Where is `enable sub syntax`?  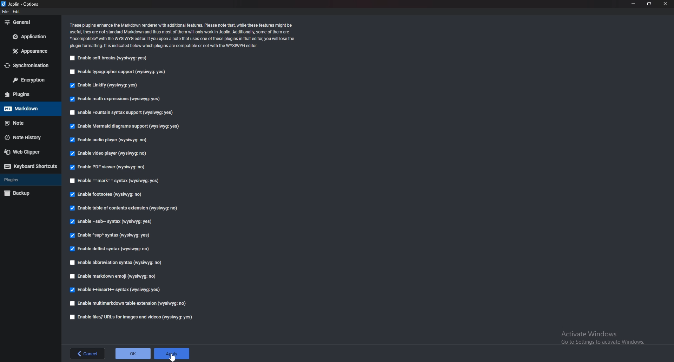 enable sub syntax is located at coordinates (110, 221).